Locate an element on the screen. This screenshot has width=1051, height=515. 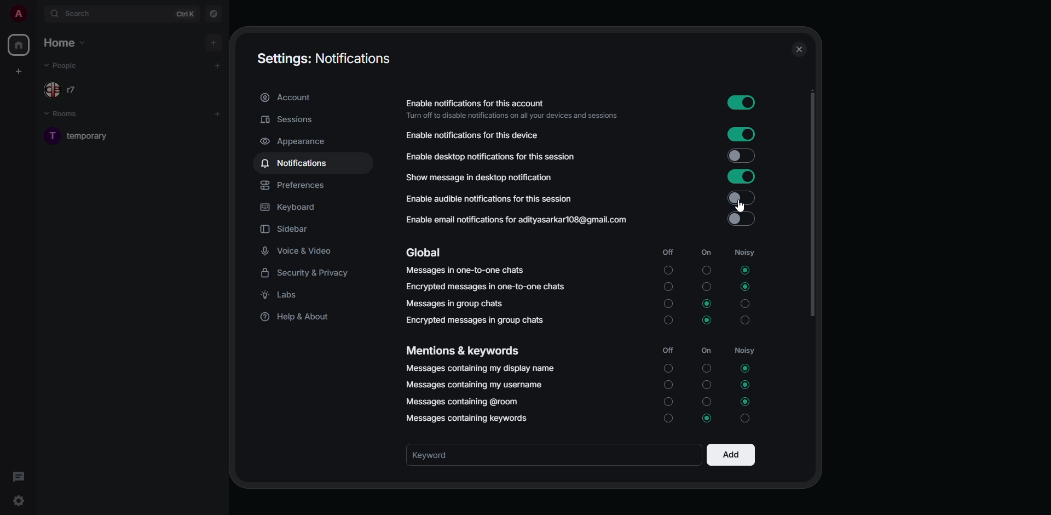
selected is located at coordinates (708, 321).